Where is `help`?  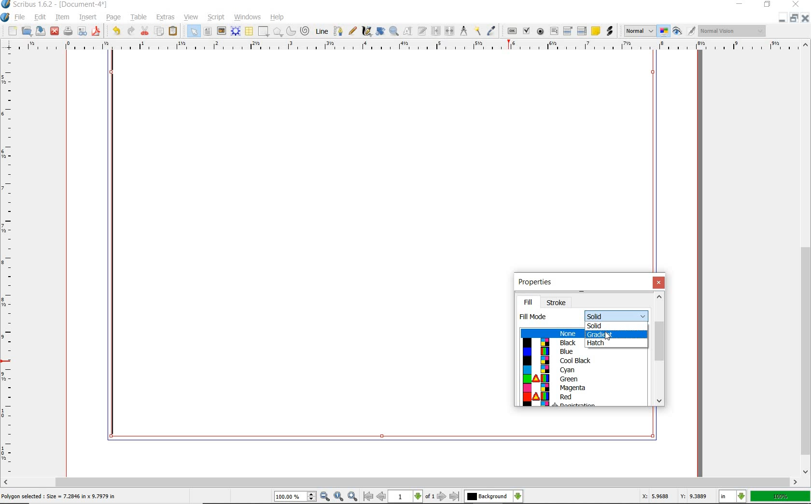
help is located at coordinates (278, 18).